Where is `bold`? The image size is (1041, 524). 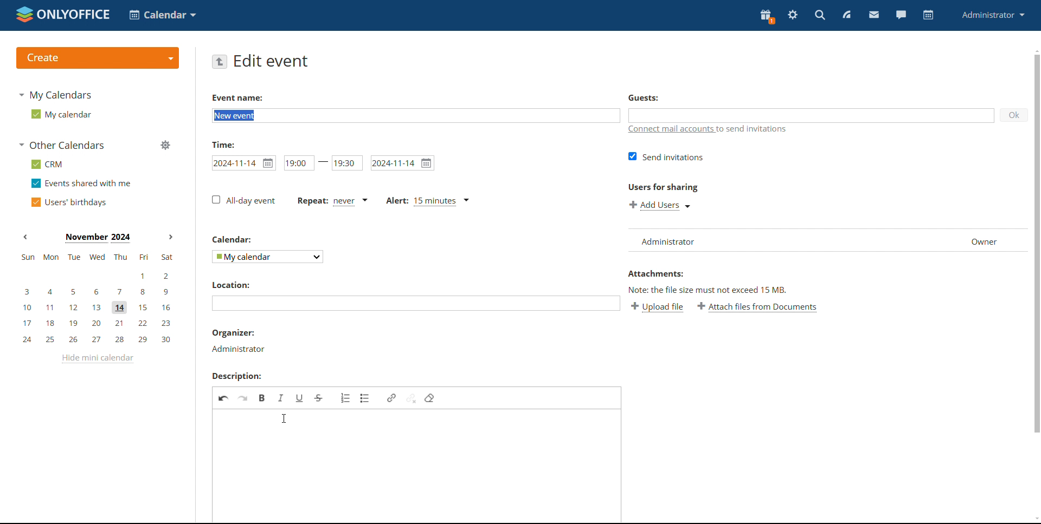
bold is located at coordinates (262, 397).